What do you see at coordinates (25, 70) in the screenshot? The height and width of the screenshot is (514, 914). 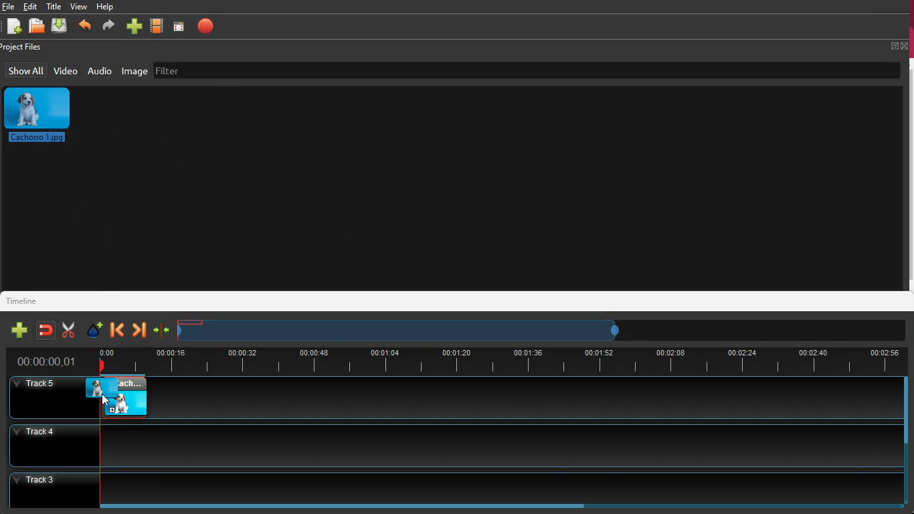 I see `show all` at bounding box center [25, 70].